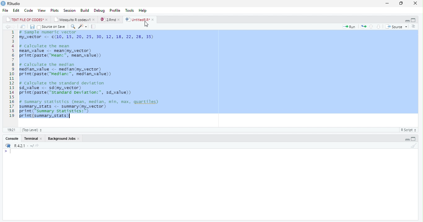  Describe the element at coordinates (148, 25) in the screenshot. I see `cursor` at that location.